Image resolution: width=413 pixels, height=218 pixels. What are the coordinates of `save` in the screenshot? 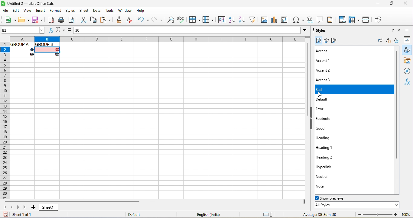 It's located at (37, 20).